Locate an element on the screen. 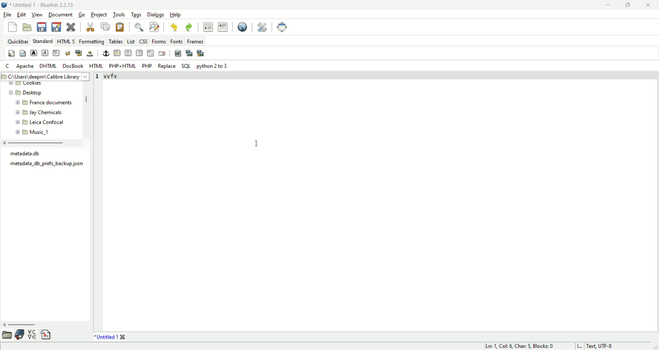 Image resolution: width=659 pixels, height=350 pixels. Desktop is located at coordinates (36, 93).